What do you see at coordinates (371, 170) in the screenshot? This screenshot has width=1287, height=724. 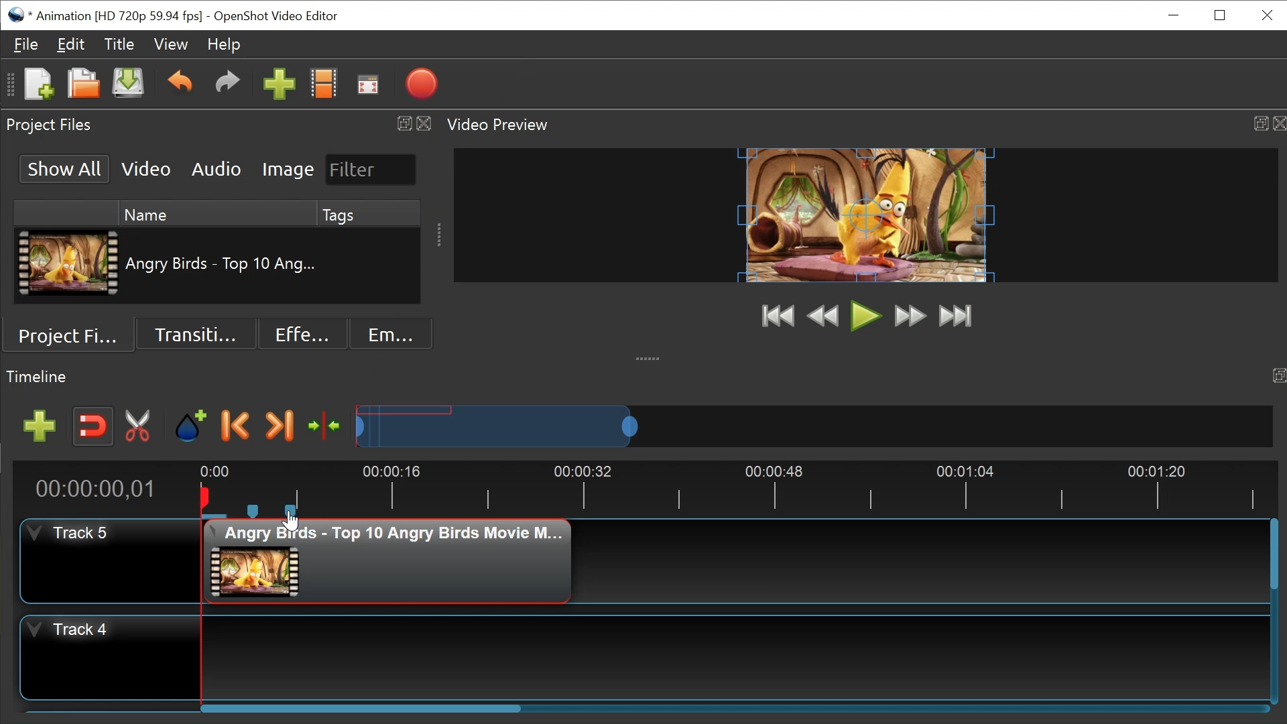 I see `Filter` at bounding box center [371, 170].